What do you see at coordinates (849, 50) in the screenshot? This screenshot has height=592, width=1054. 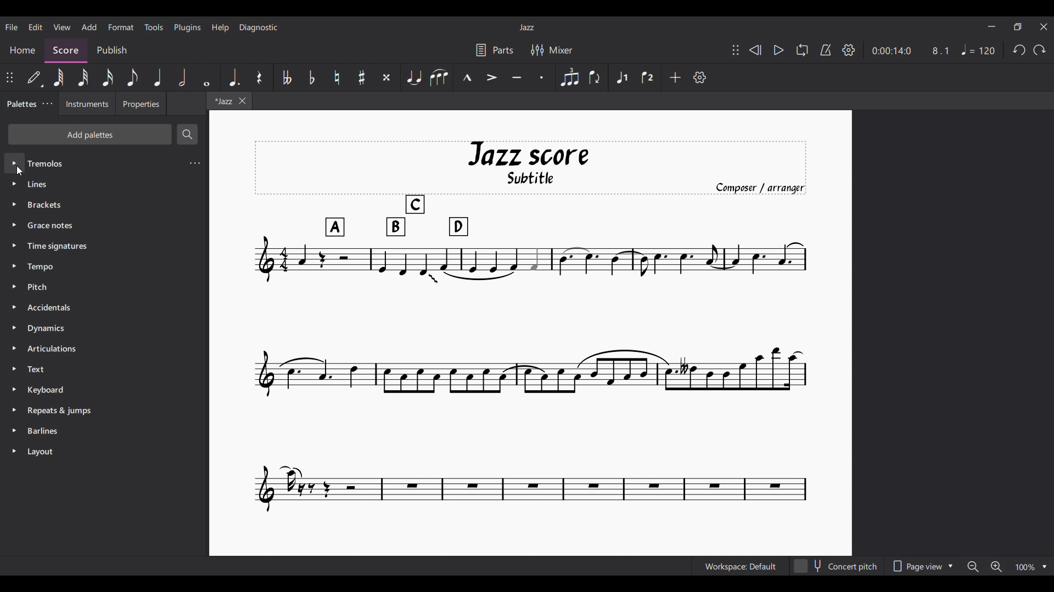 I see `Settings` at bounding box center [849, 50].